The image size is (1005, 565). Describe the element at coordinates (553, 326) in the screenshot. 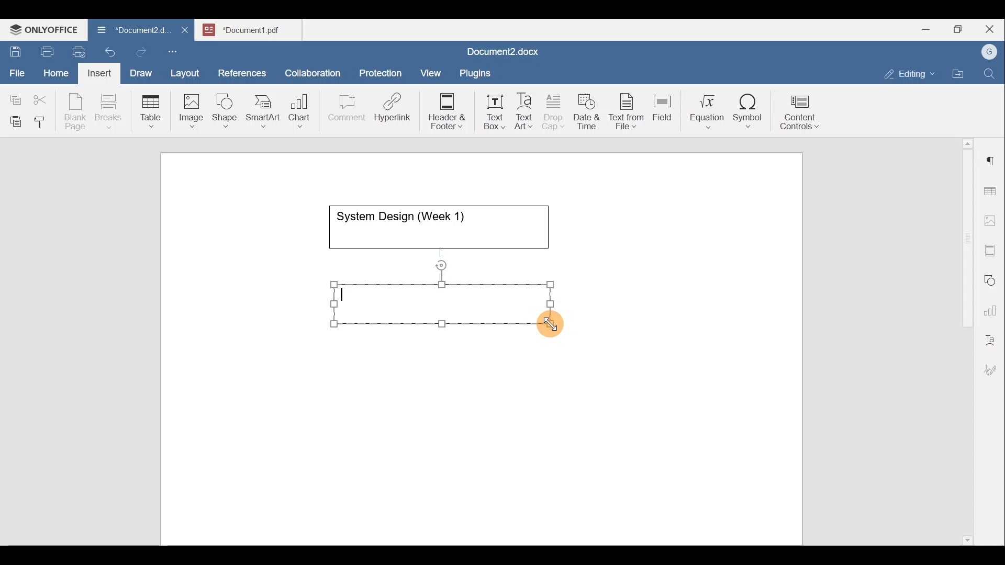

I see `Cursor` at that location.